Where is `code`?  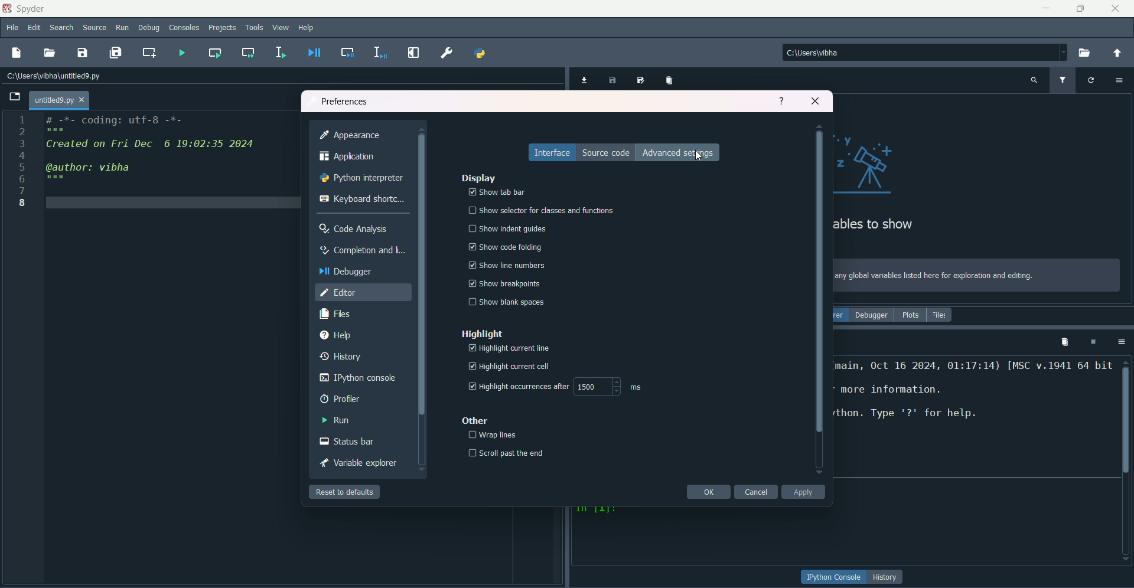 code is located at coordinates (152, 151).